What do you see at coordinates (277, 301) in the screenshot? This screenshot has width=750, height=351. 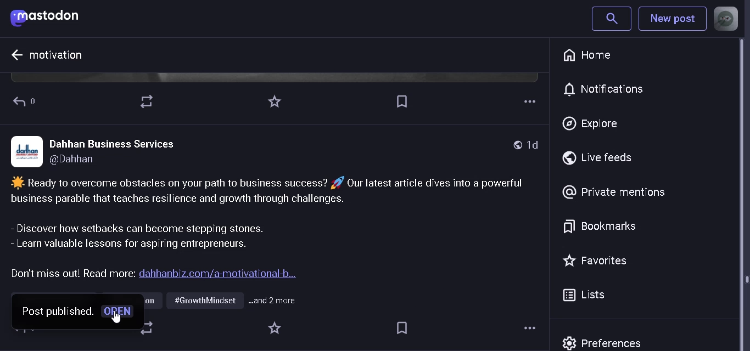 I see `...and 2 more` at bounding box center [277, 301].